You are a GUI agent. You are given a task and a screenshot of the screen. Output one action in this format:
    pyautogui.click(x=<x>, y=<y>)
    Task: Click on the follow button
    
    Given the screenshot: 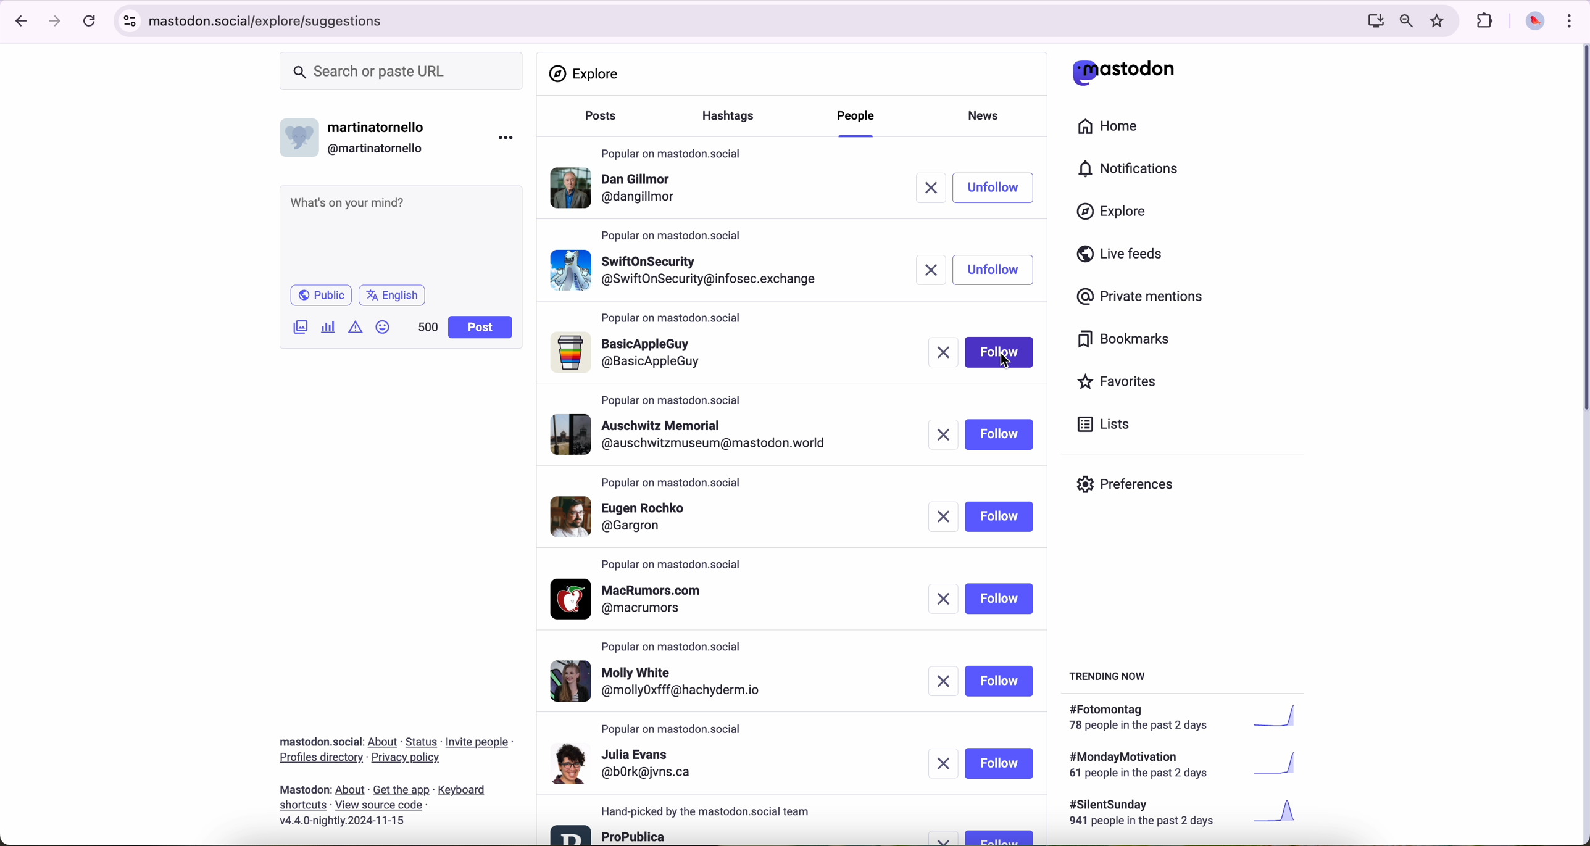 What is the action you would take?
    pyautogui.click(x=1002, y=516)
    